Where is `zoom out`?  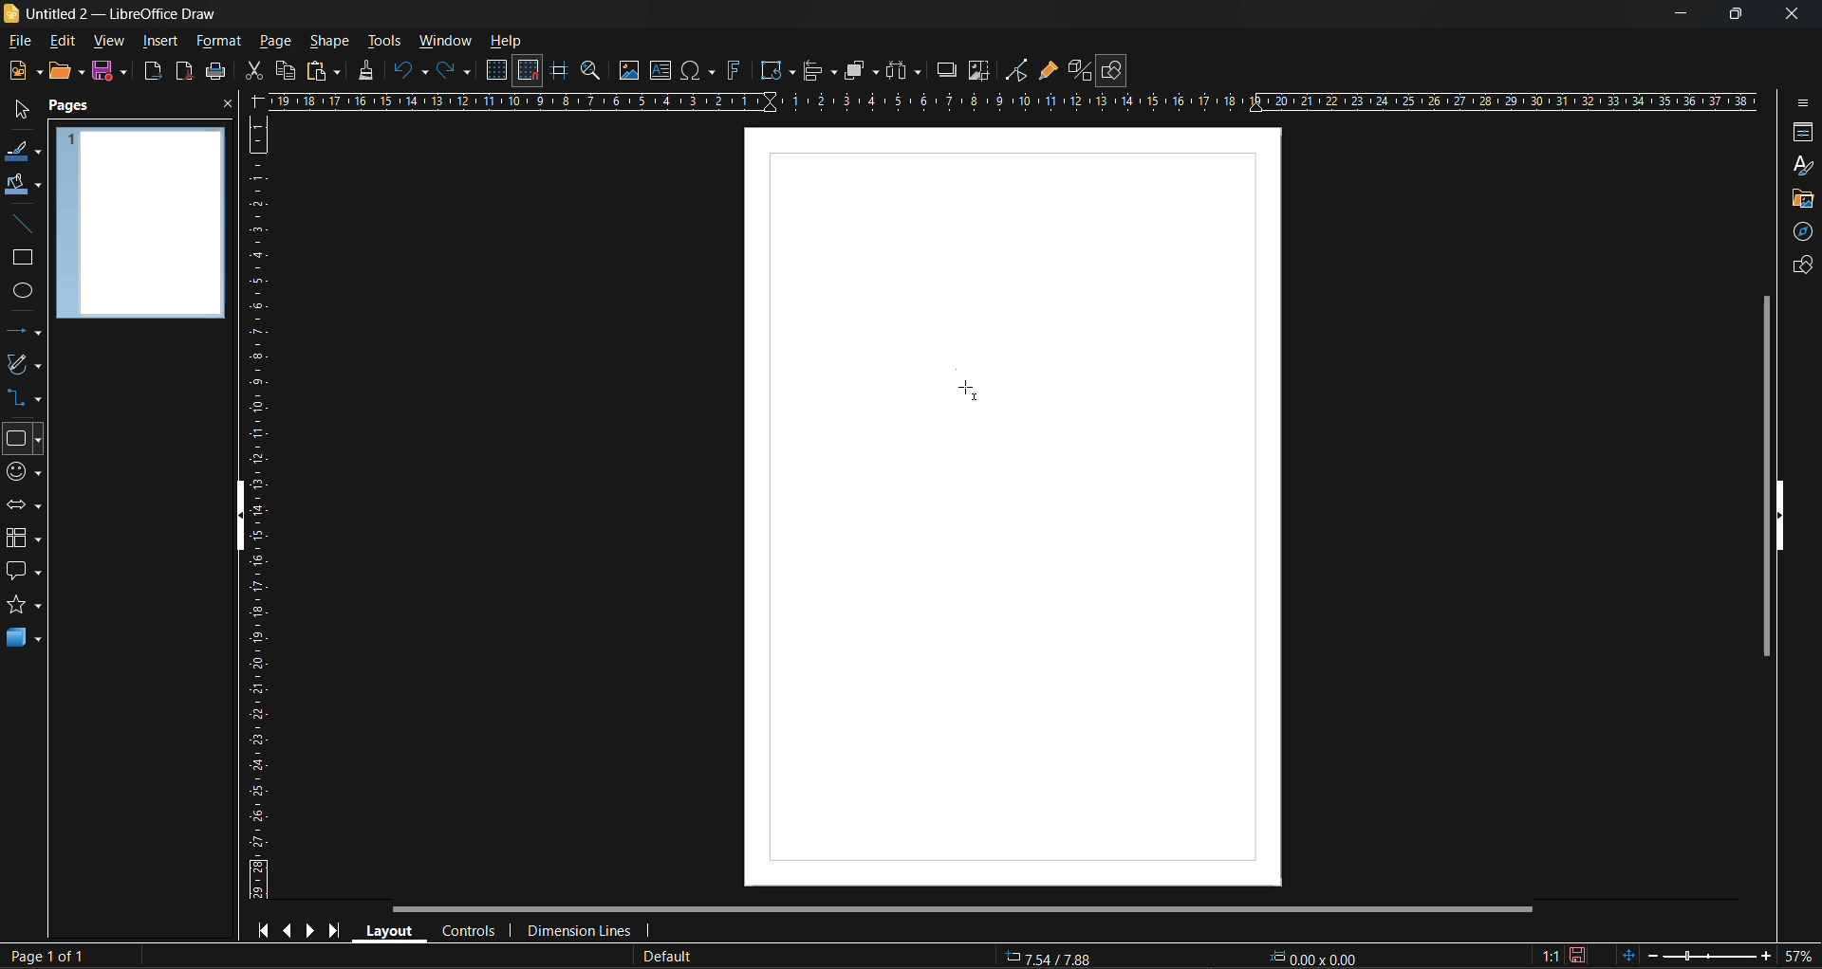
zoom out is located at coordinates (1650, 954).